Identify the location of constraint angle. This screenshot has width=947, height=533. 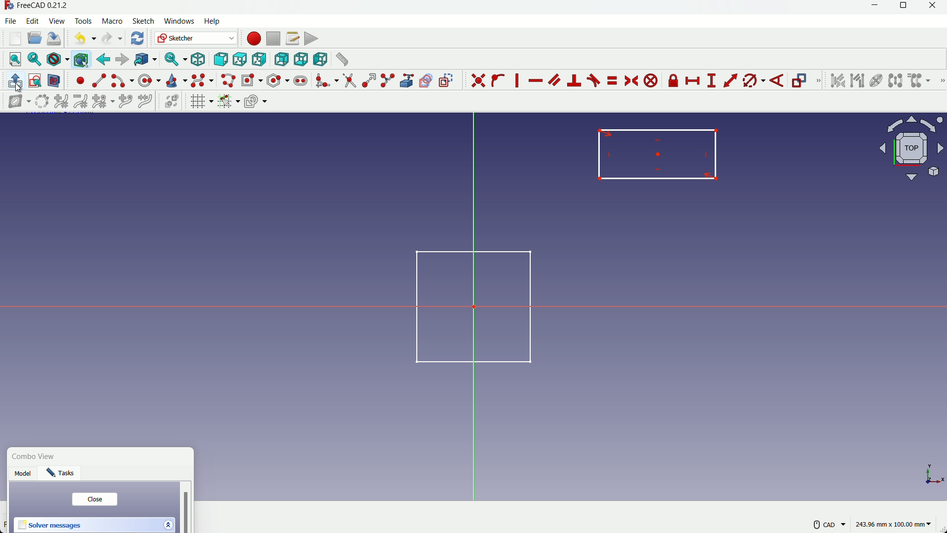
(778, 81).